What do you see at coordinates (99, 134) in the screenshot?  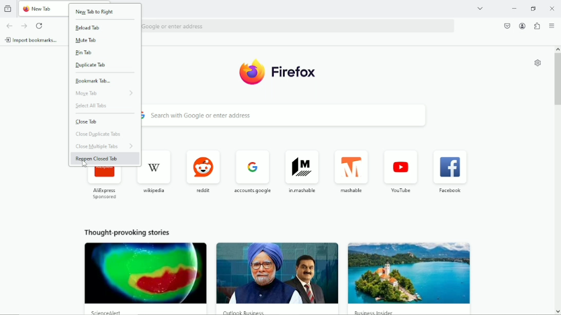 I see `close duplicate tabs` at bounding box center [99, 134].